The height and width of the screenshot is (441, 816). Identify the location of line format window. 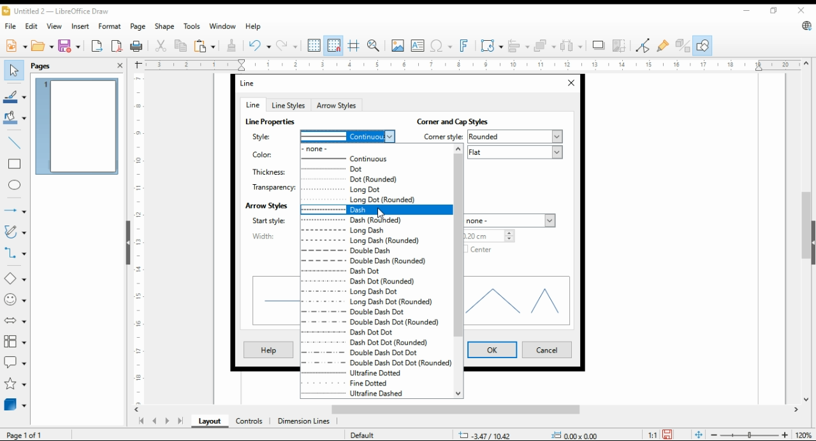
(252, 83).